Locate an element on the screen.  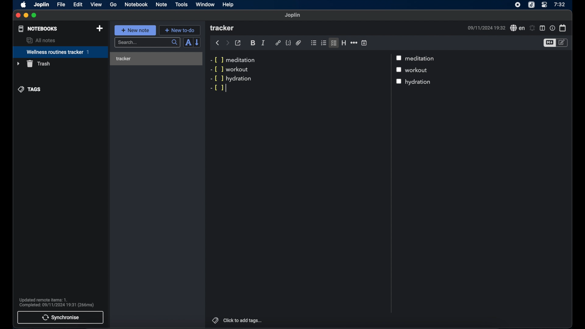
all notes is located at coordinates (41, 40).